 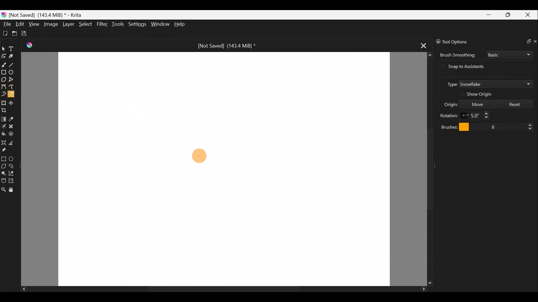 What do you see at coordinates (477, 115) in the screenshot?
I see `5.0` at bounding box center [477, 115].